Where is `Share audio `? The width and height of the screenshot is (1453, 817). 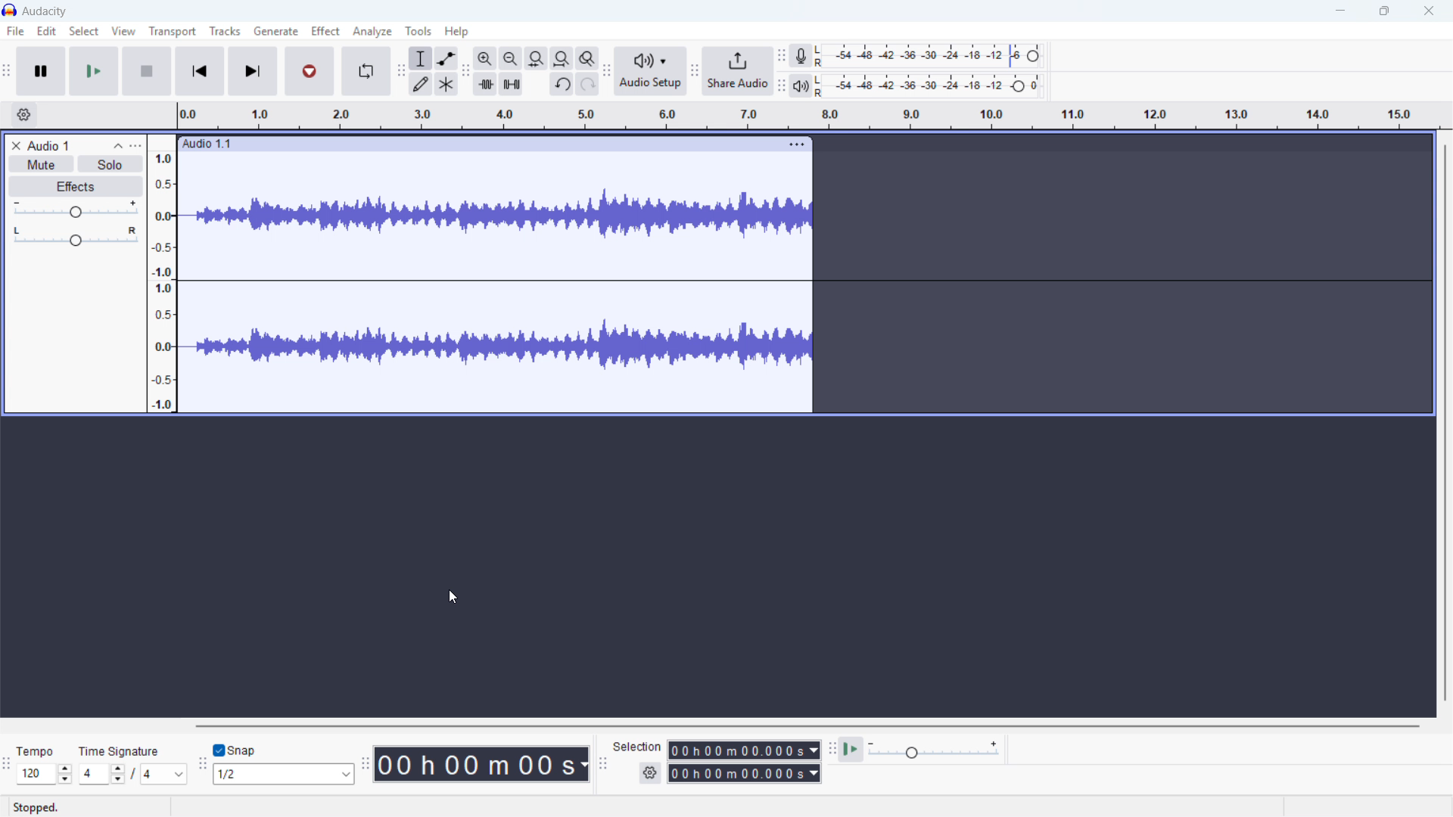
Share audio  is located at coordinates (739, 71).